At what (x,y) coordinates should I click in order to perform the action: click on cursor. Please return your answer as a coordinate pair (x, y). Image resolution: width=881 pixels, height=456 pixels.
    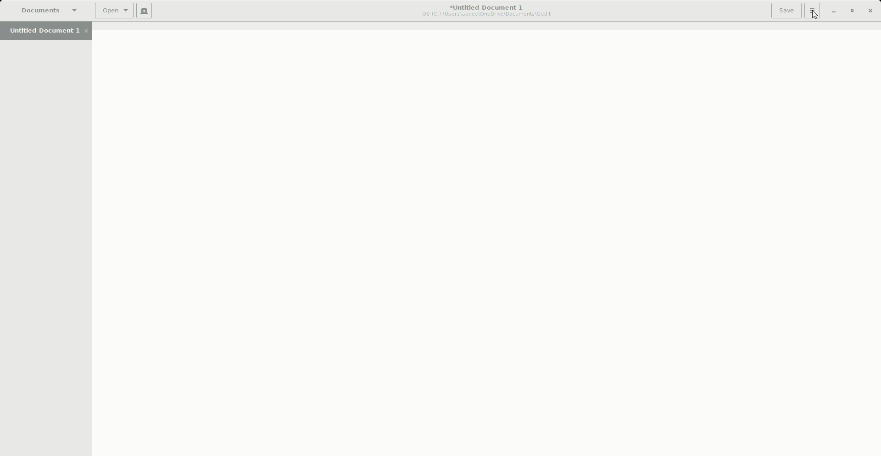
    Looking at the image, I should click on (817, 19).